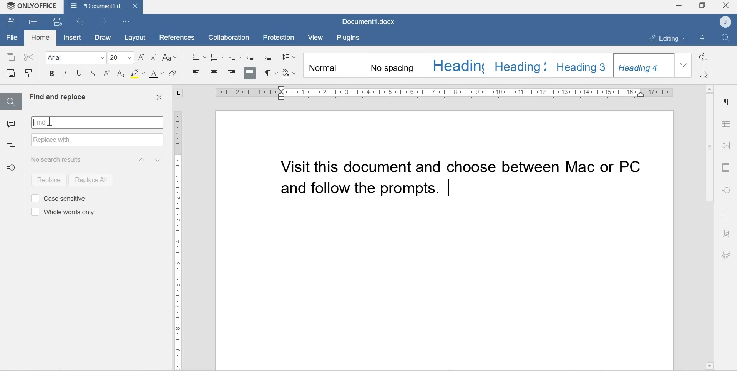  Describe the element at coordinates (73, 57) in the screenshot. I see `Font` at that location.